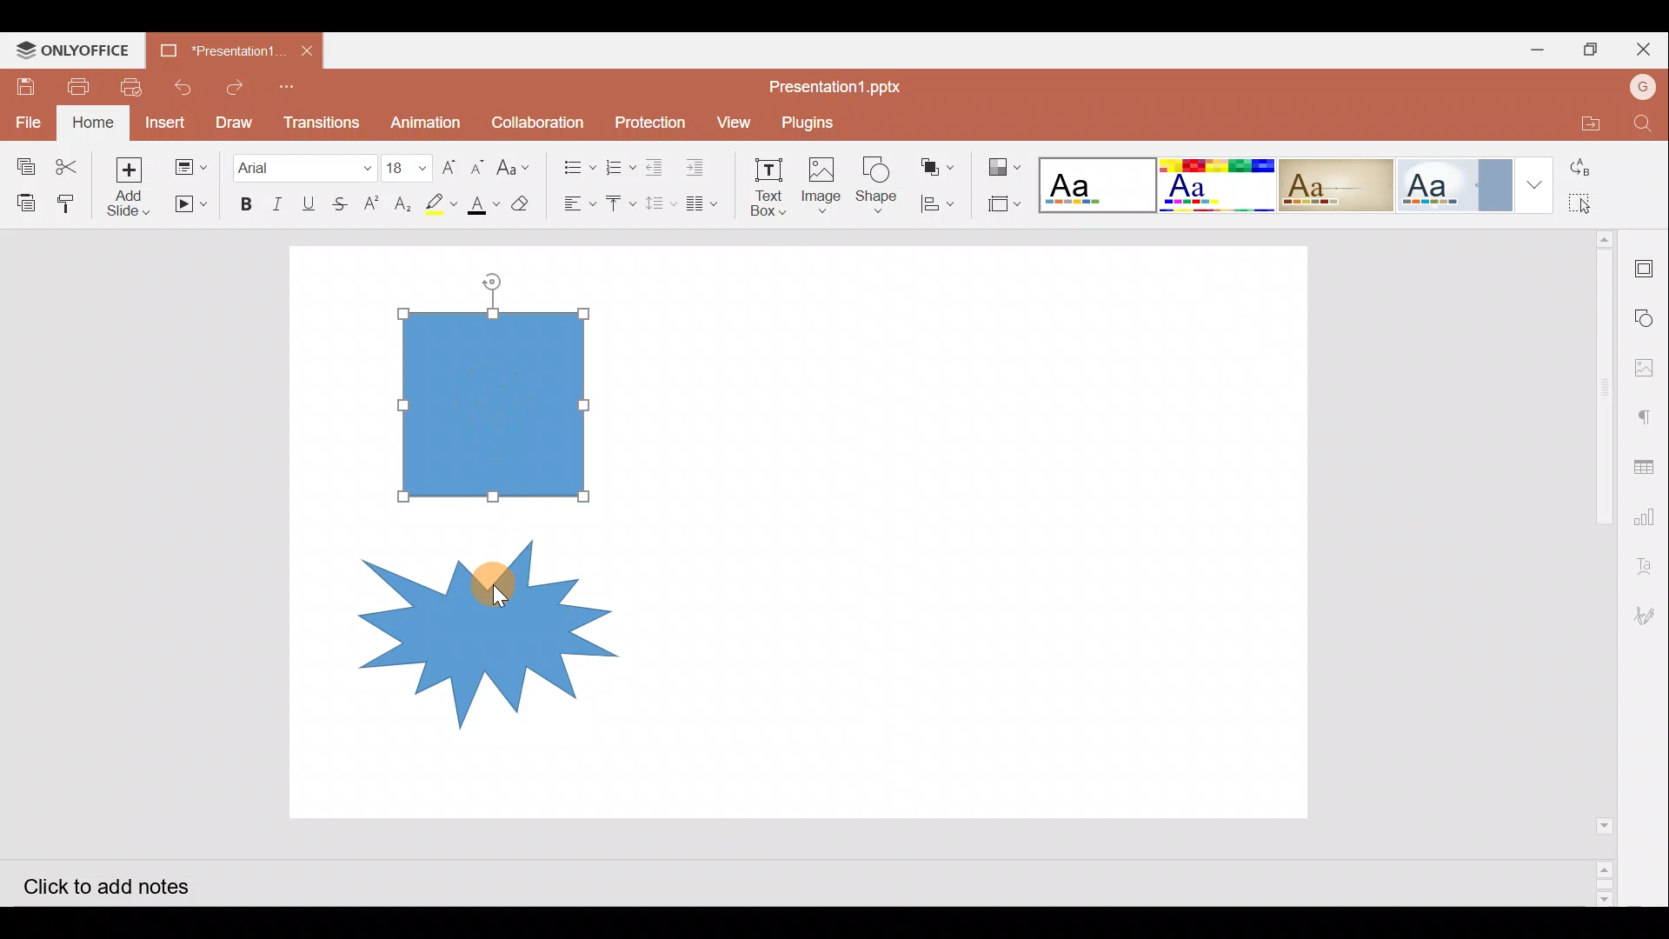  I want to click on Select all, so click(1592, 204).